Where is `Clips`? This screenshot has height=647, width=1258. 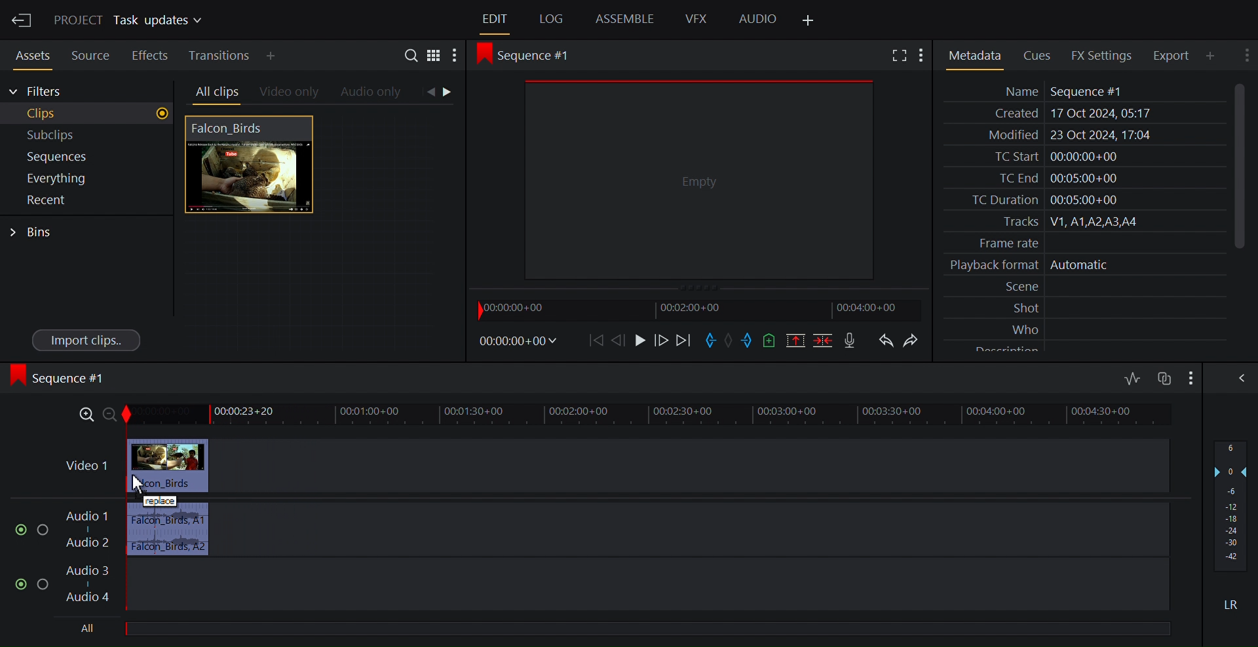 Clips is located at coordinates (88, 114).